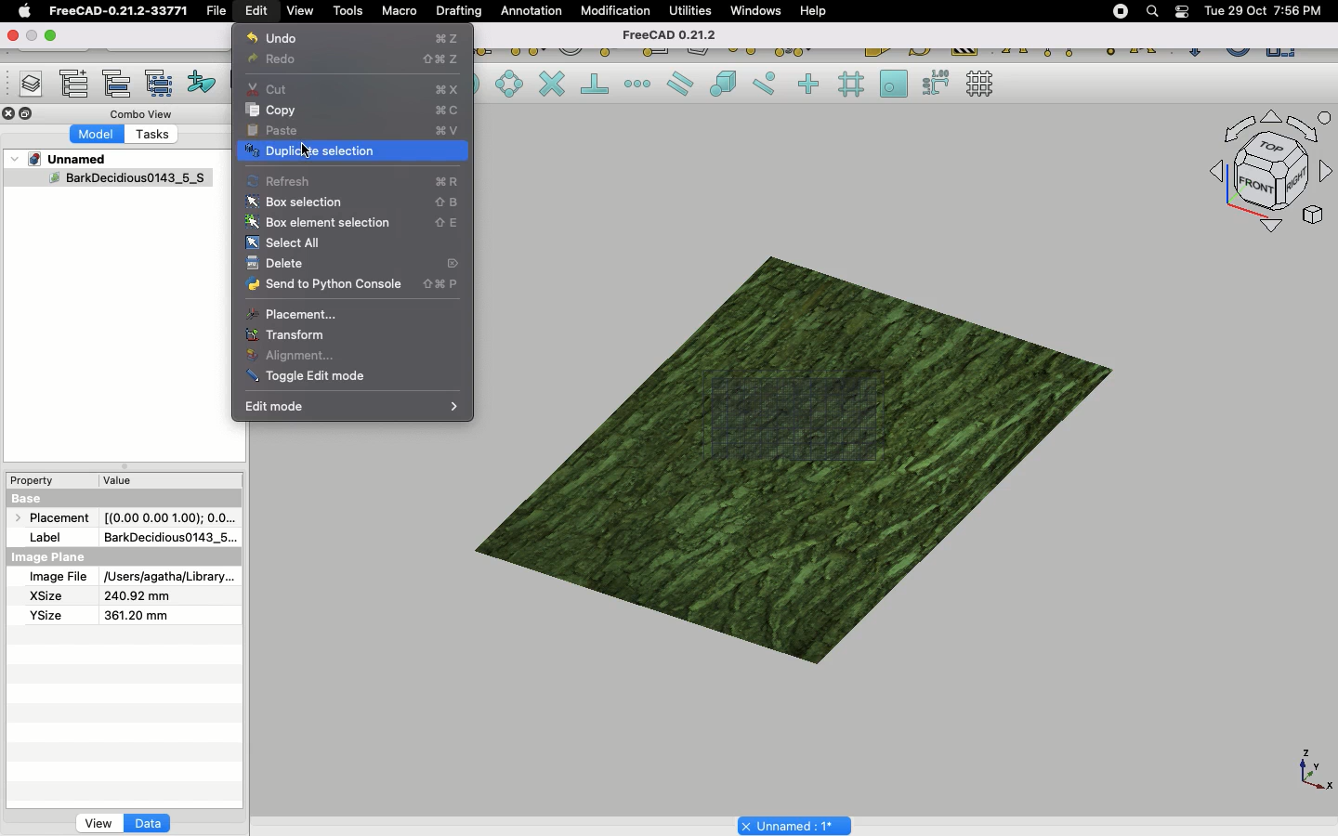 The height and width of the screenshot is (836, 1338). Describe the element at coordinates (300, 9) in the screenshot. I see `View` at that location.